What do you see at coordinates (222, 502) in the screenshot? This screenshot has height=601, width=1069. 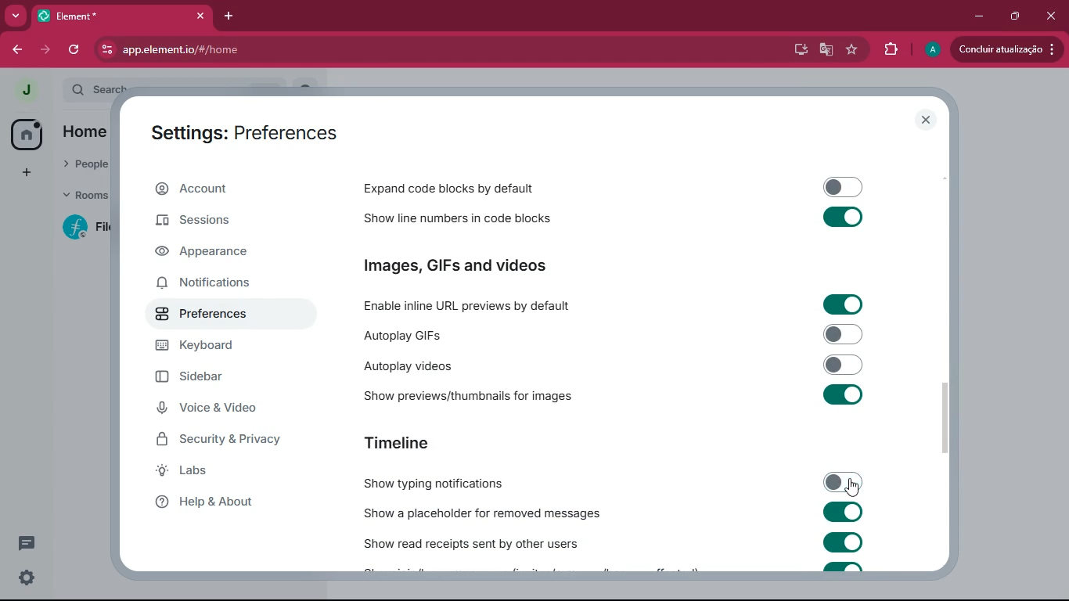 I see `help & about` at bounding box center [222, 502].